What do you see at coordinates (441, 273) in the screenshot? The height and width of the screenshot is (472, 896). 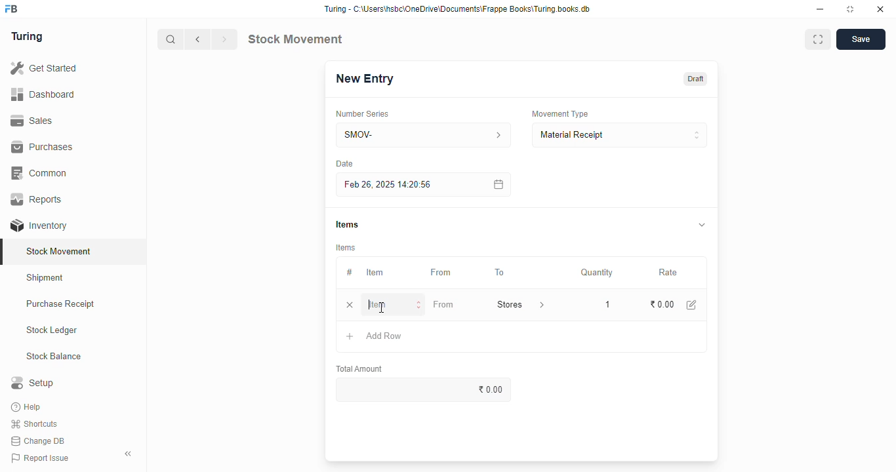 I see `from` at bounding box center [441, 273].